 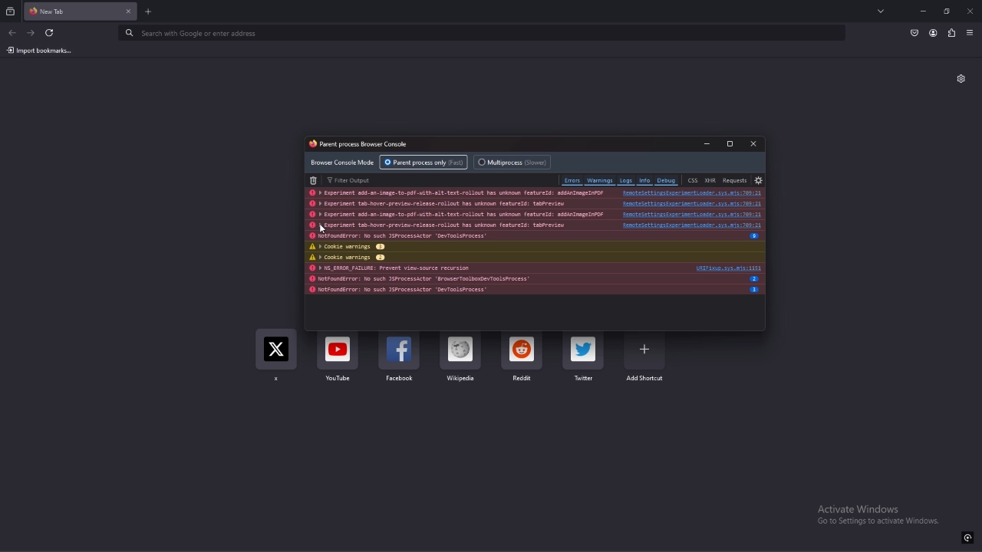 What do you see at coordinates (315, 180) in the screenshot?
I see `delete` at bounding box center [315, 180].